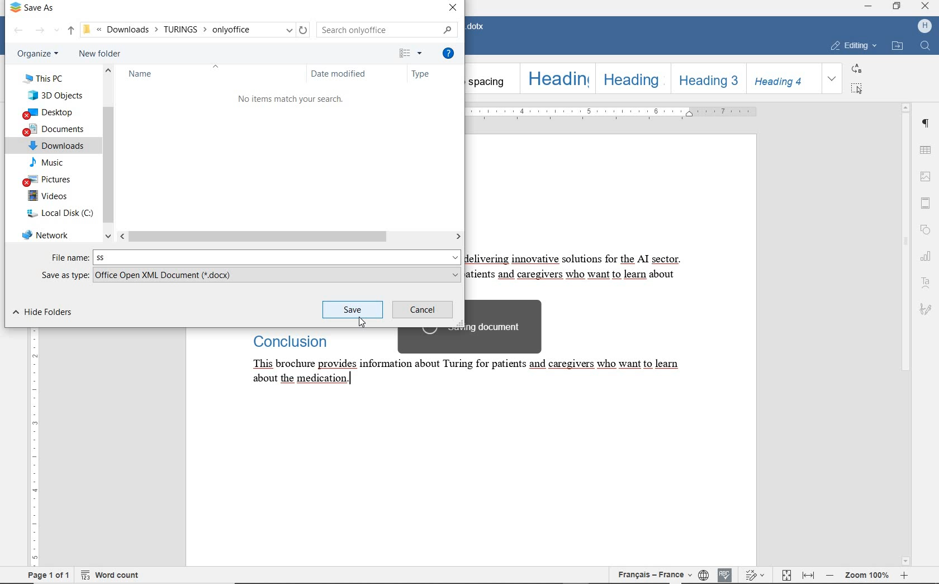  Describe the element at coordinates (46, 313) in the screenshot. I see `HIDE FOLDER` at that location.